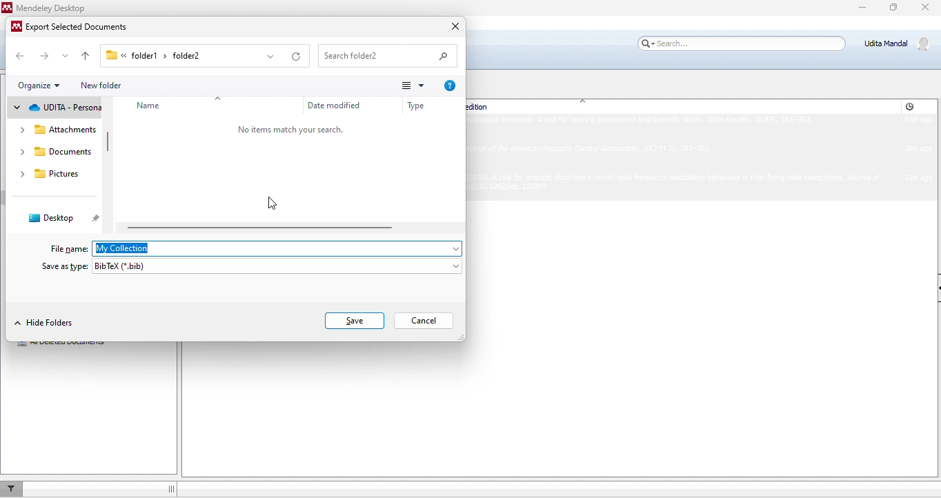 This screenshot has height=498, width=941. I want to click on forward, so click(42, 54).